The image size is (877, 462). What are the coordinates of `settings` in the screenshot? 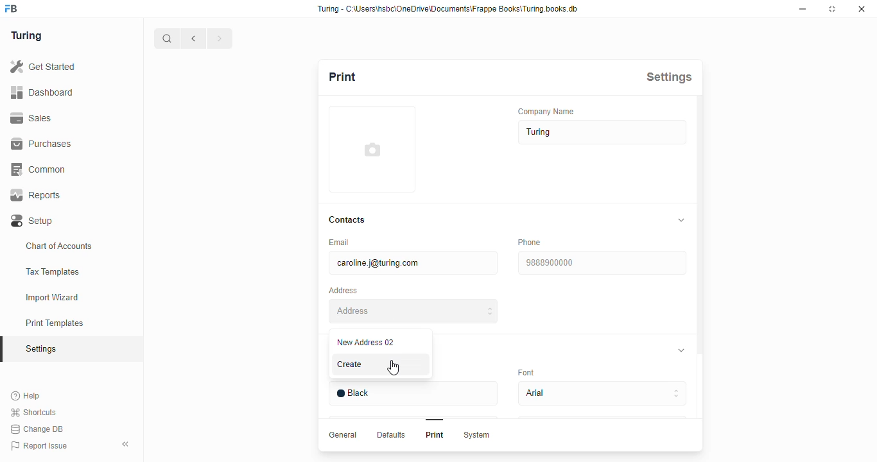 It's located at (42, 350).